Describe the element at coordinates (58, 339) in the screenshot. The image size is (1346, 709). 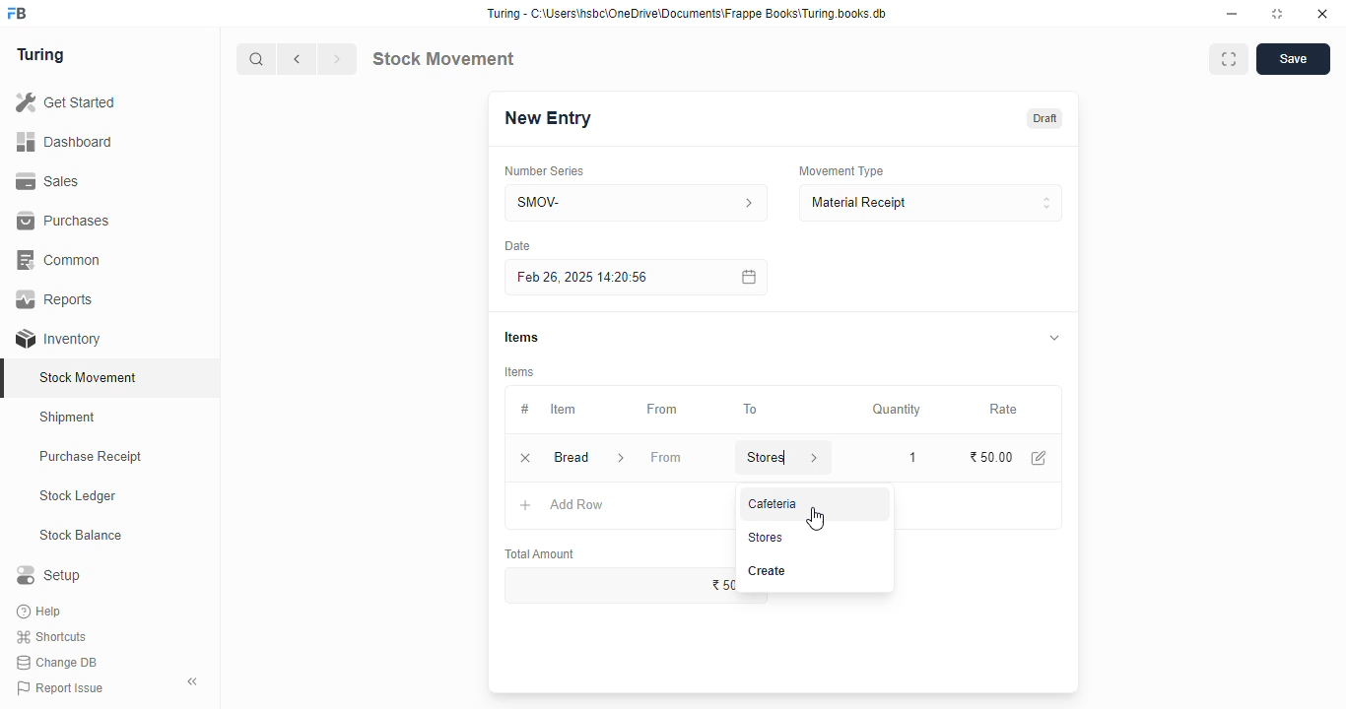
I see `inventory` at that location.